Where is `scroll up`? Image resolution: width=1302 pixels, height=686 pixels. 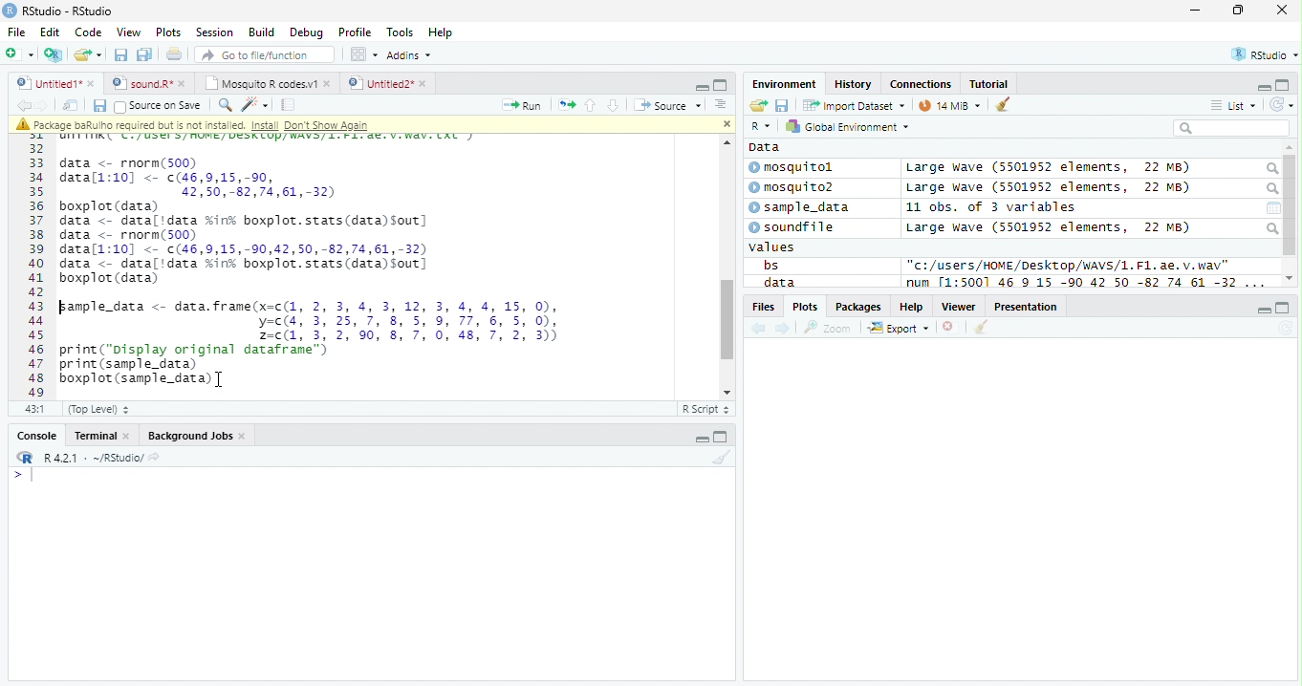 scroll up is located at coordinates (1290, 148).